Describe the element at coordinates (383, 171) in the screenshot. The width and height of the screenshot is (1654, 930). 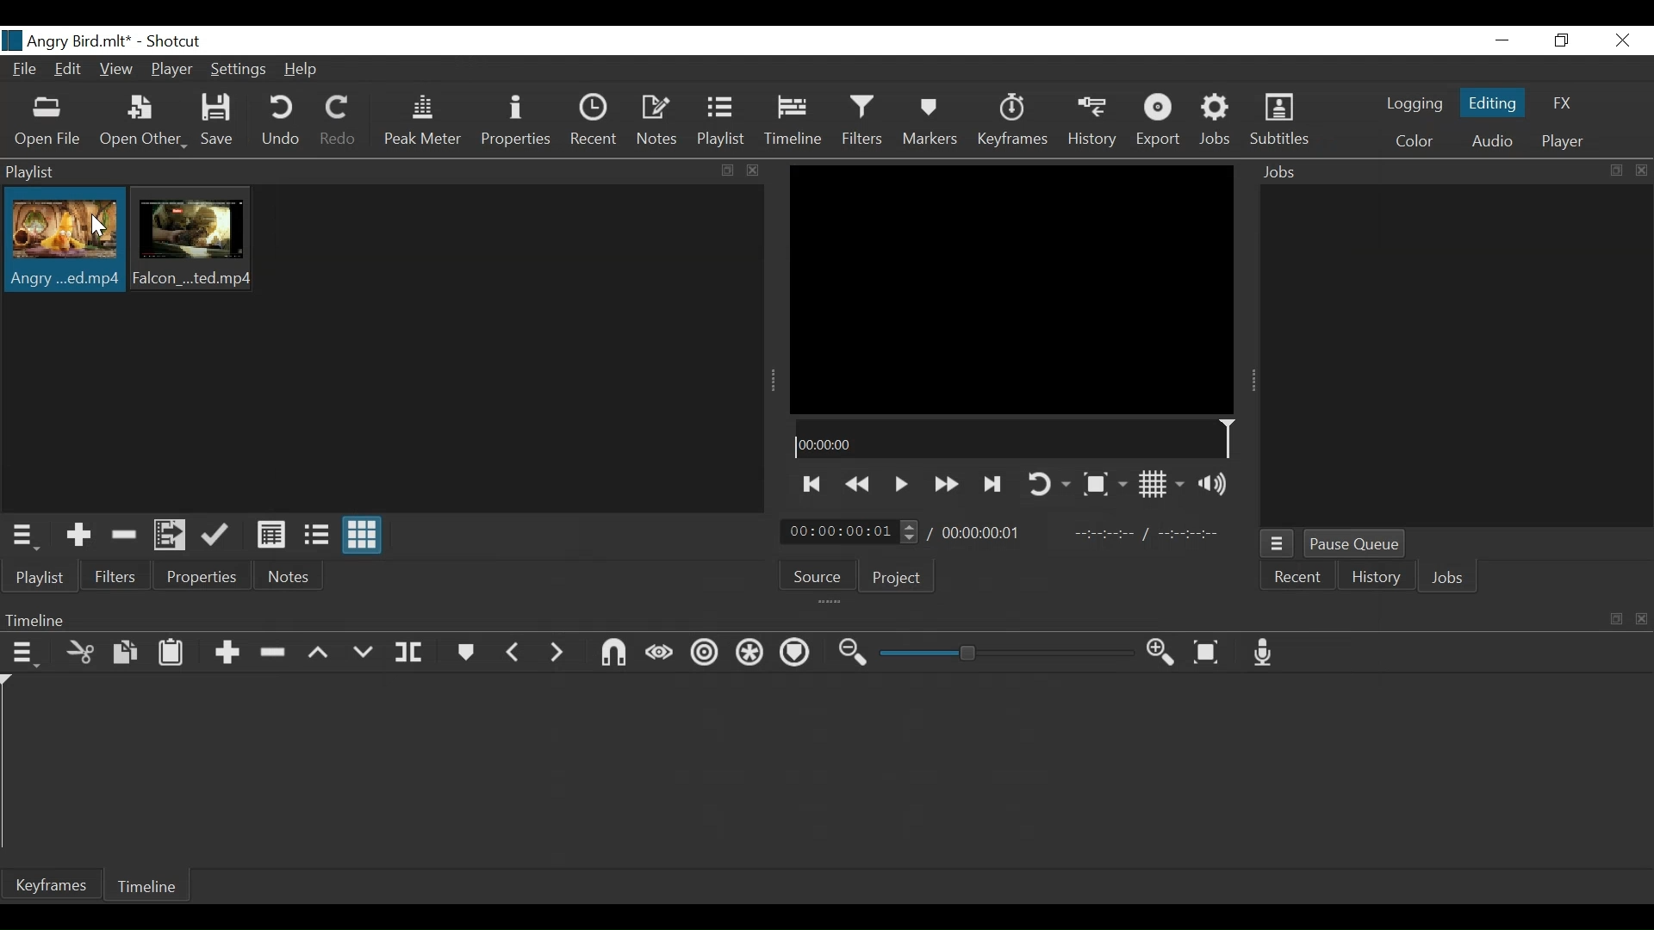
I see `Playlist Panel` at that location.